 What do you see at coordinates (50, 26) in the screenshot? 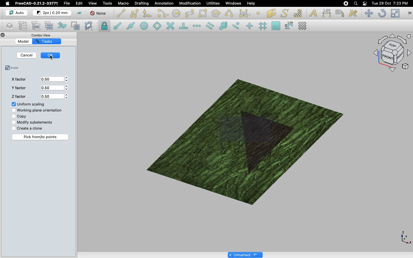
I see `Select group` at bounding box center [50, 26].